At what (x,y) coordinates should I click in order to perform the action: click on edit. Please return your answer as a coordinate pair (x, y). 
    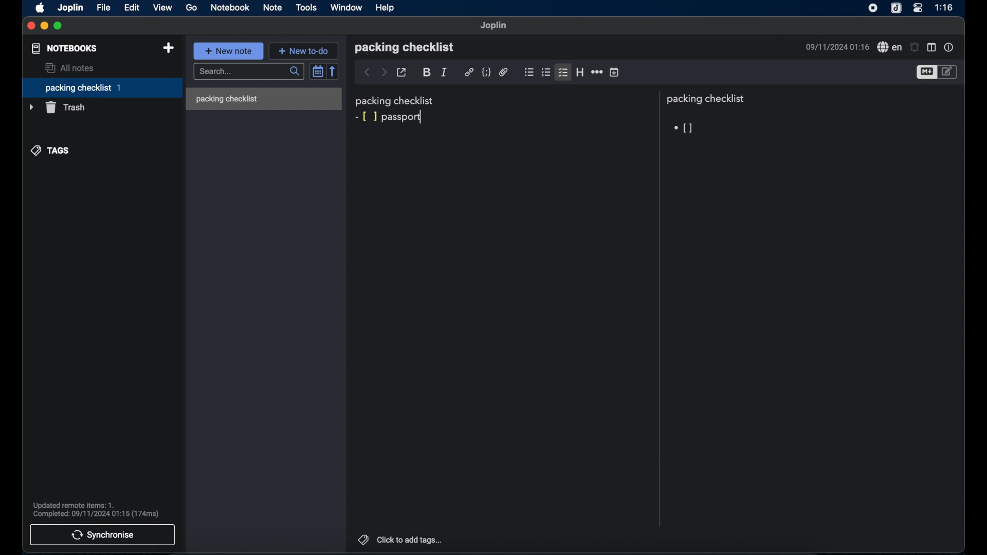
    Looking at the image, I should click on (132, 7).